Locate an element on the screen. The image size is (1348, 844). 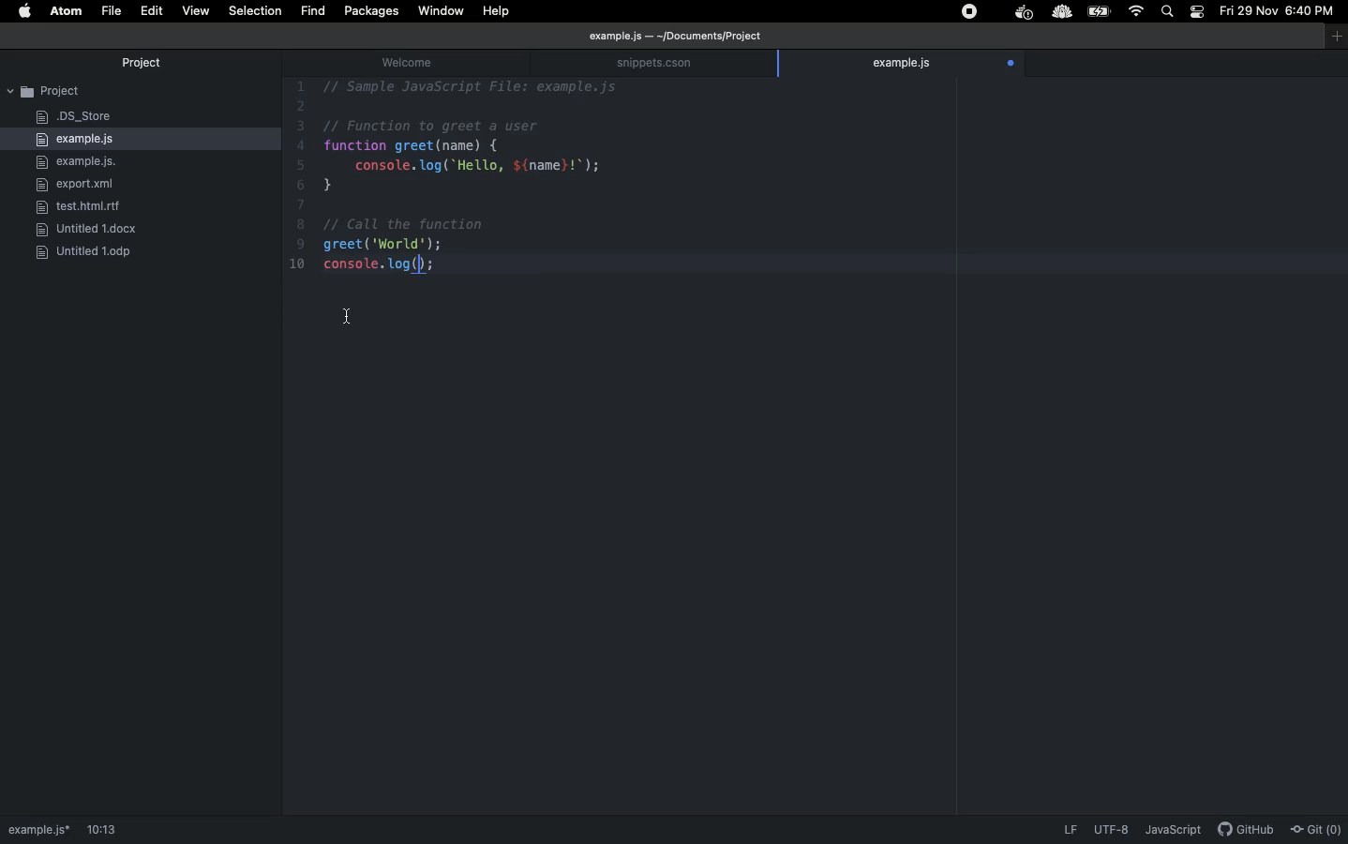
ATOM is located at coordinates (67, 11).